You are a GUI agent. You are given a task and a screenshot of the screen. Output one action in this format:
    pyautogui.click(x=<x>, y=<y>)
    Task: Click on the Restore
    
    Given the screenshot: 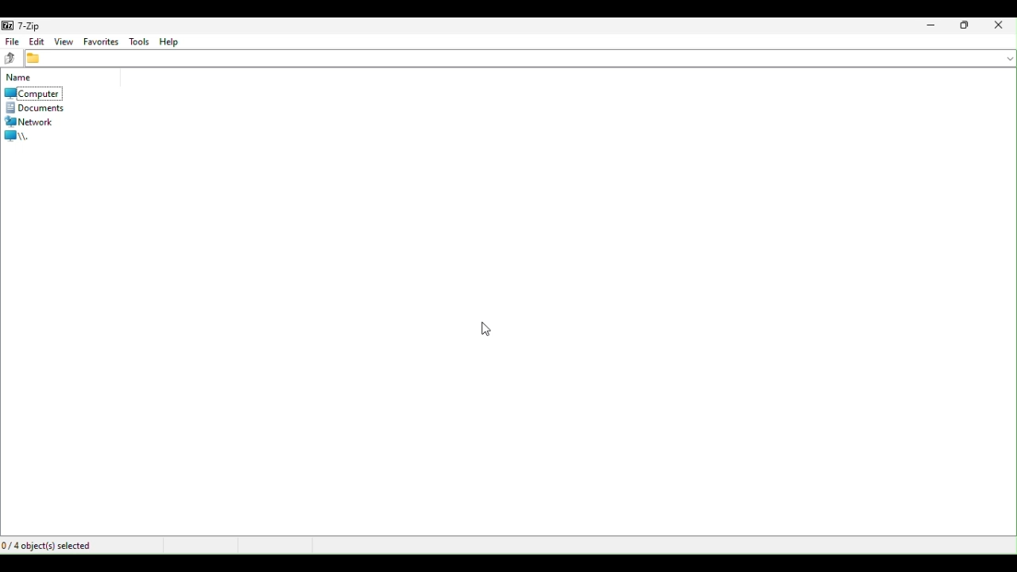 What is the action you would take?
    pyautogui.click(x=967, y=25)
    